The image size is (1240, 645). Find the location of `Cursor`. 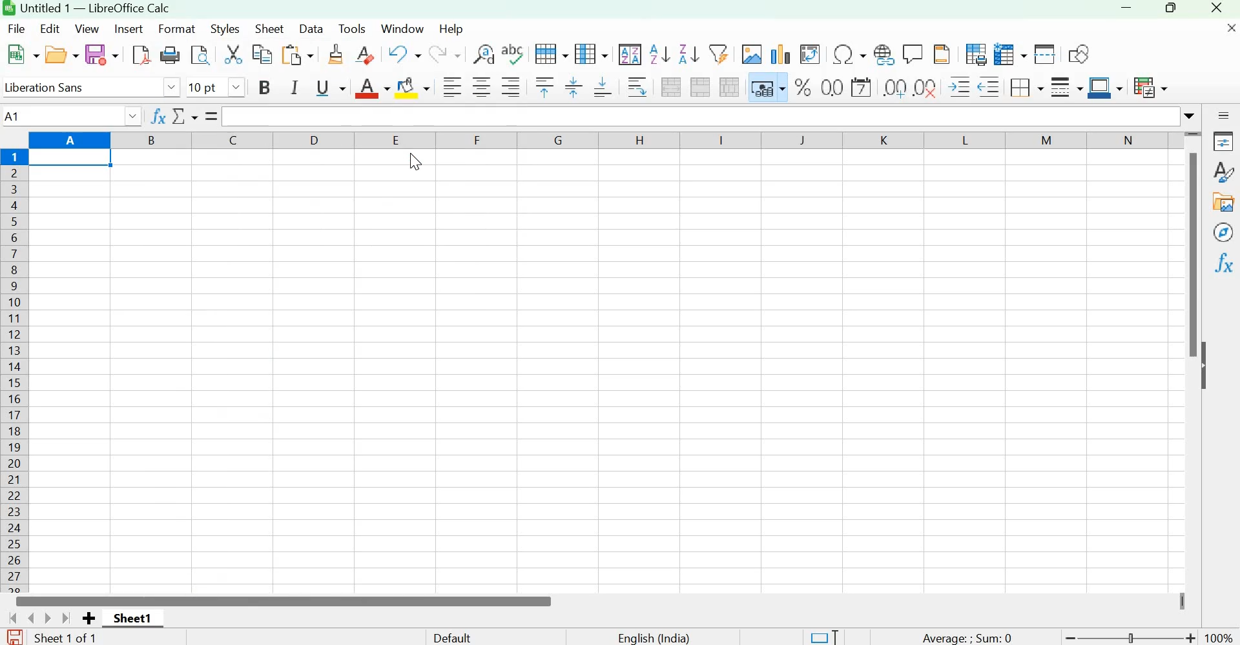

Cursor is located at coordinates (417, 169).